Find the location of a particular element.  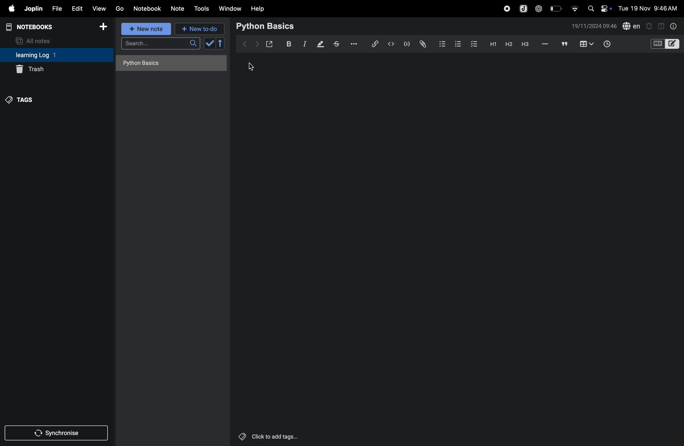

joplin is located at coordinates (33, 9).